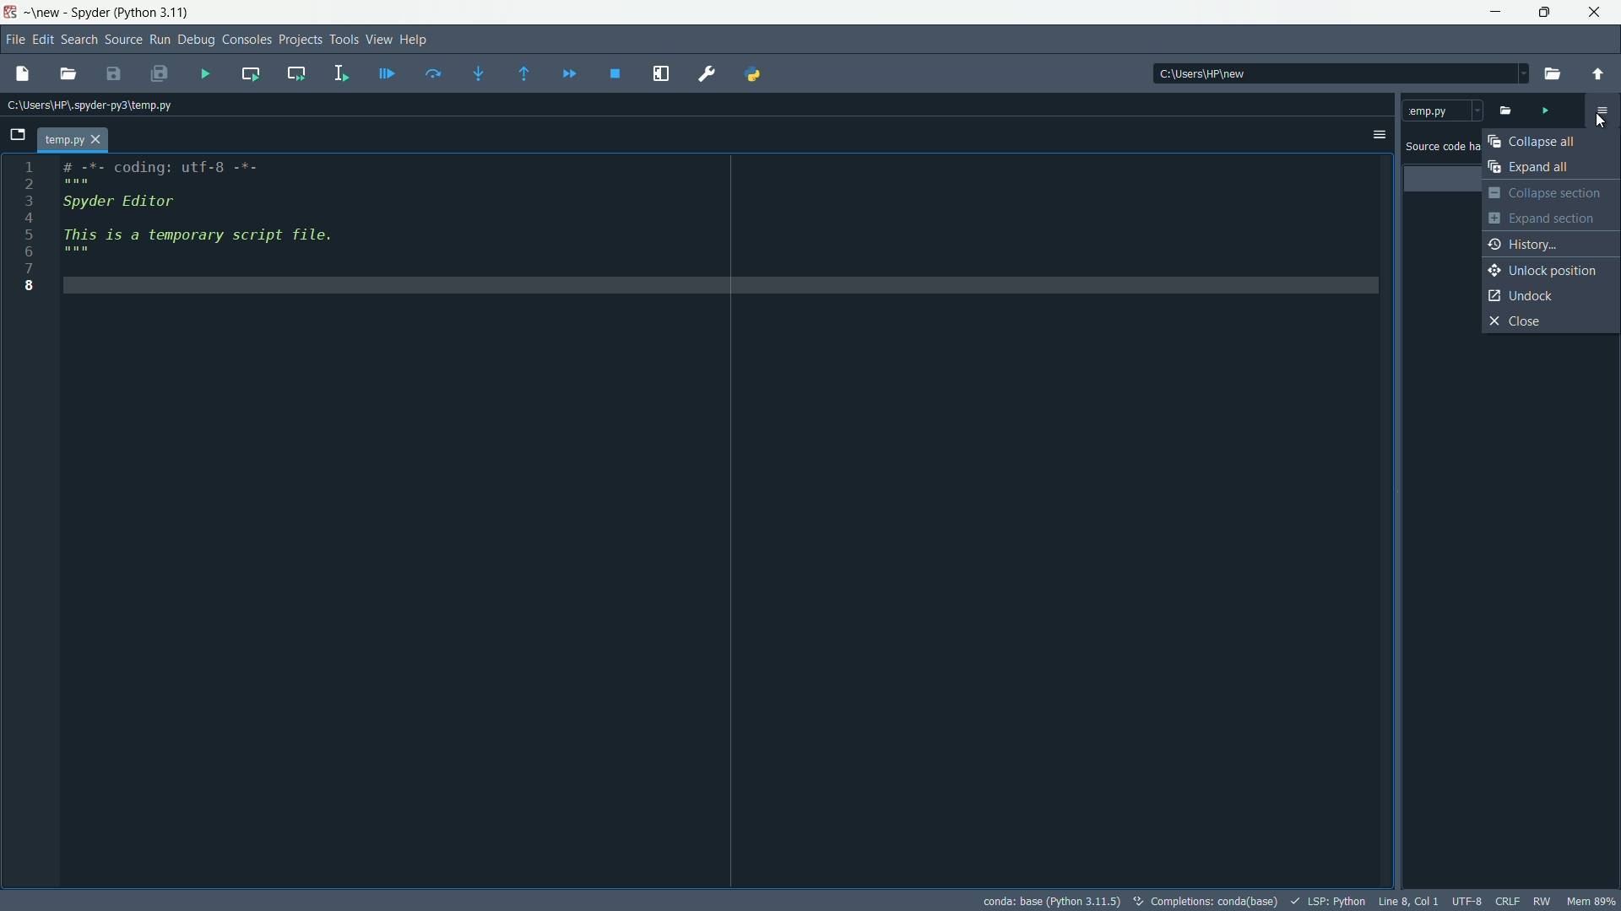  I want to click on file eol status, so click(1507, 900).